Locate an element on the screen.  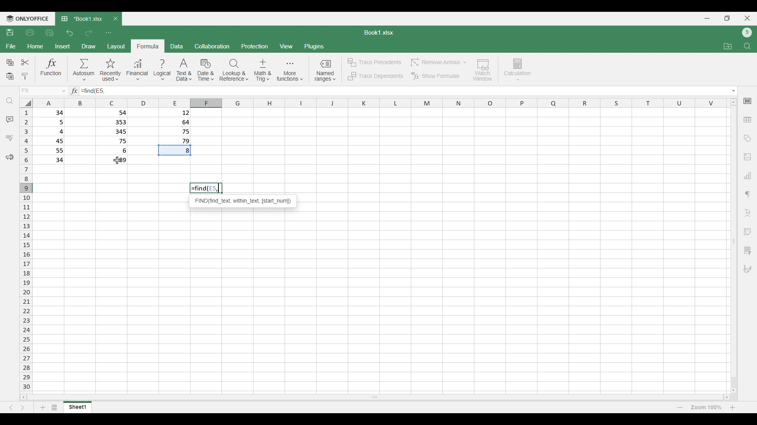
Text and data is located at coordinates (184, 70).